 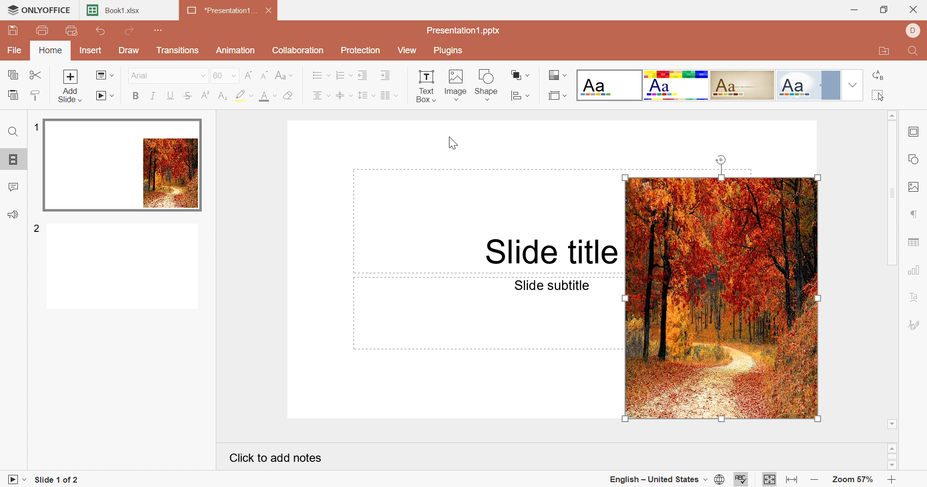 What do you see at coordinates (90, 51) in the screenshot?
I see `Insert` at bounding box center [90, 51].